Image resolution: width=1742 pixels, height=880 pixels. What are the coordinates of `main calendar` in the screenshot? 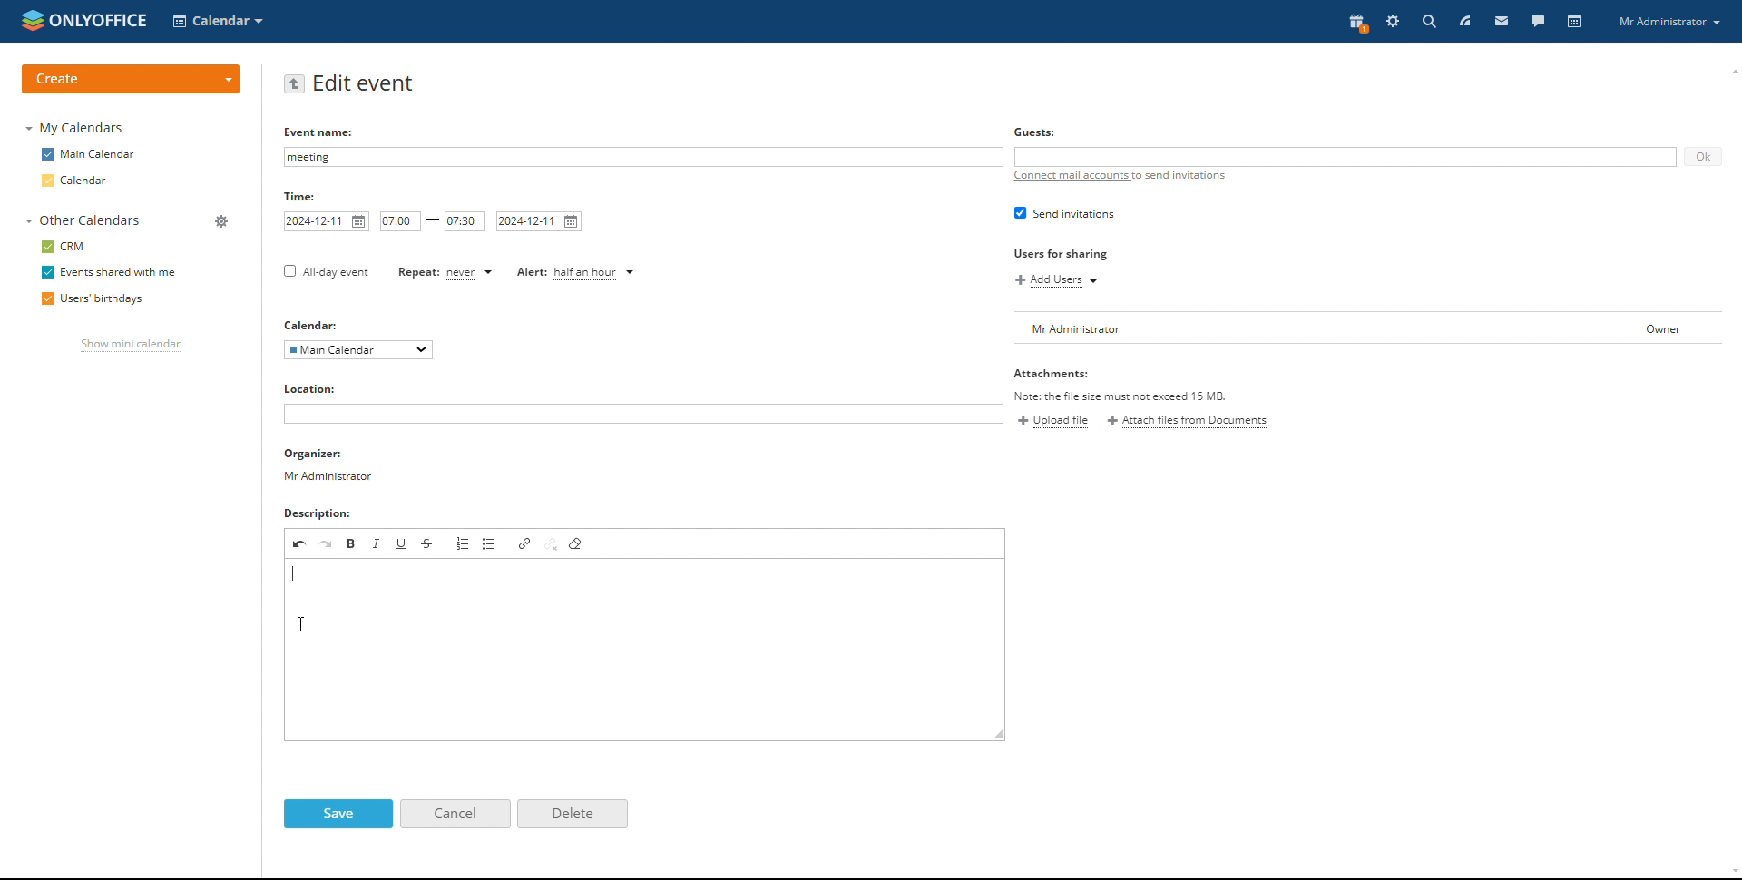 It's located at (89, 153).